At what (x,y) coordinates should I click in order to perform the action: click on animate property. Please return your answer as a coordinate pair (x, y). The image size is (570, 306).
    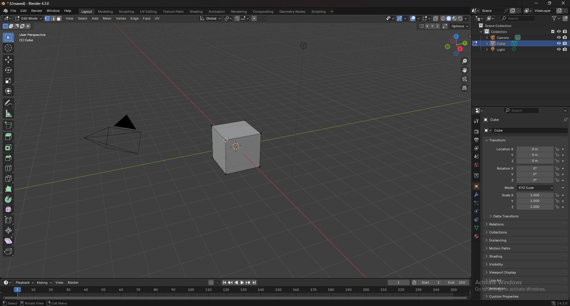
    Looking at the image, I should click on (563, 180).